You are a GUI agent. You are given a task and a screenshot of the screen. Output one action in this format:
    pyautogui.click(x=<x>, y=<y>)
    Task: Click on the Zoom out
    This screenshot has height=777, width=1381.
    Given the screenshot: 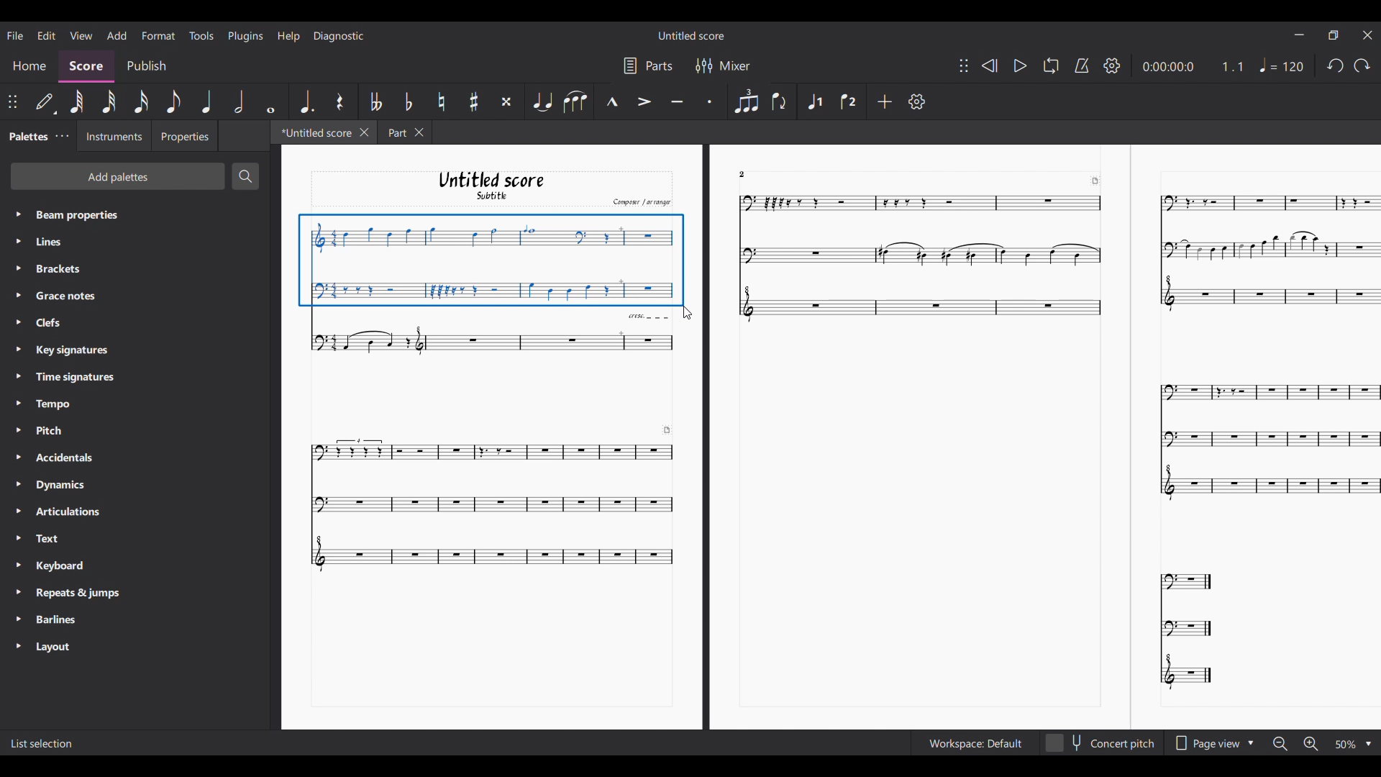 What is the action you would take?
    pyautogui.click(x=1280, y=745)
    